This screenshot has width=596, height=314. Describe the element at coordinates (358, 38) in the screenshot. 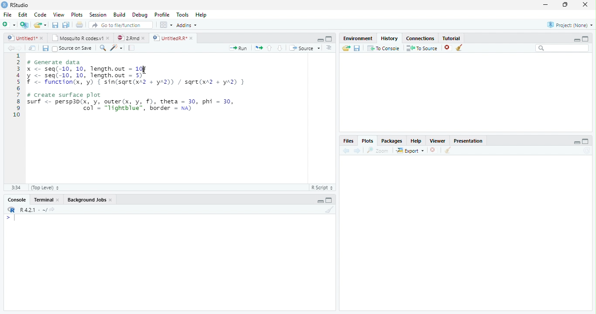

I see `Environment` at that location.